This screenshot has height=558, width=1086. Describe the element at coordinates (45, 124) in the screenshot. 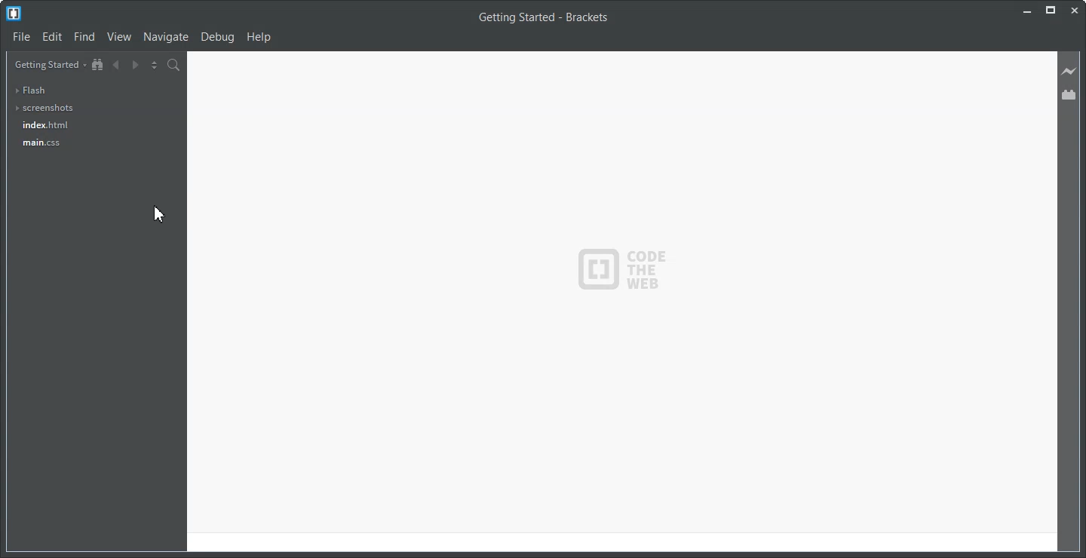

I see `index.html` at that location.